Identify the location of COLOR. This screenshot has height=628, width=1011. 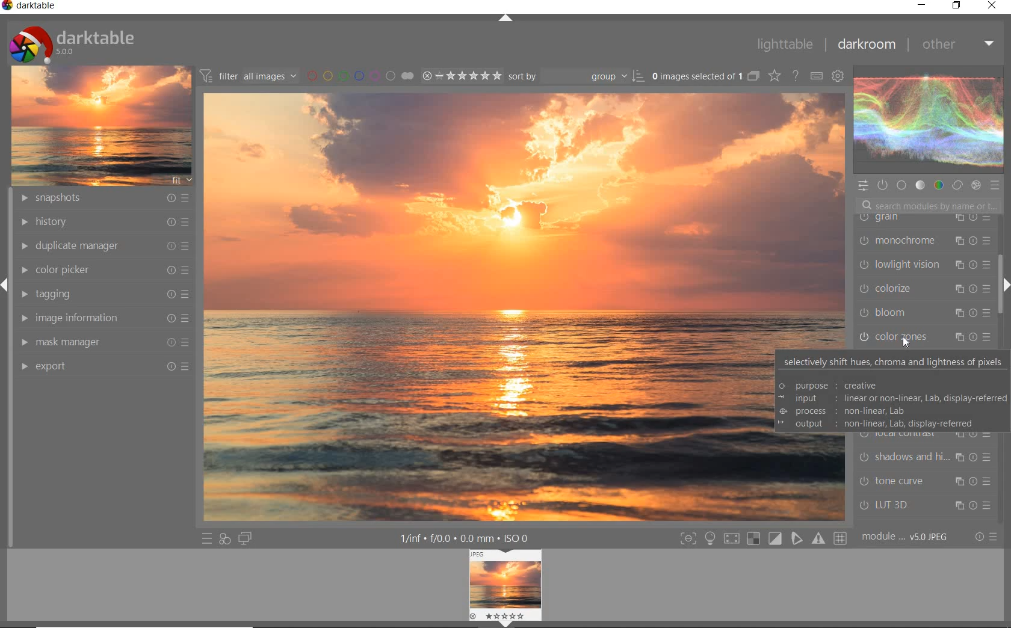
(937, 185).